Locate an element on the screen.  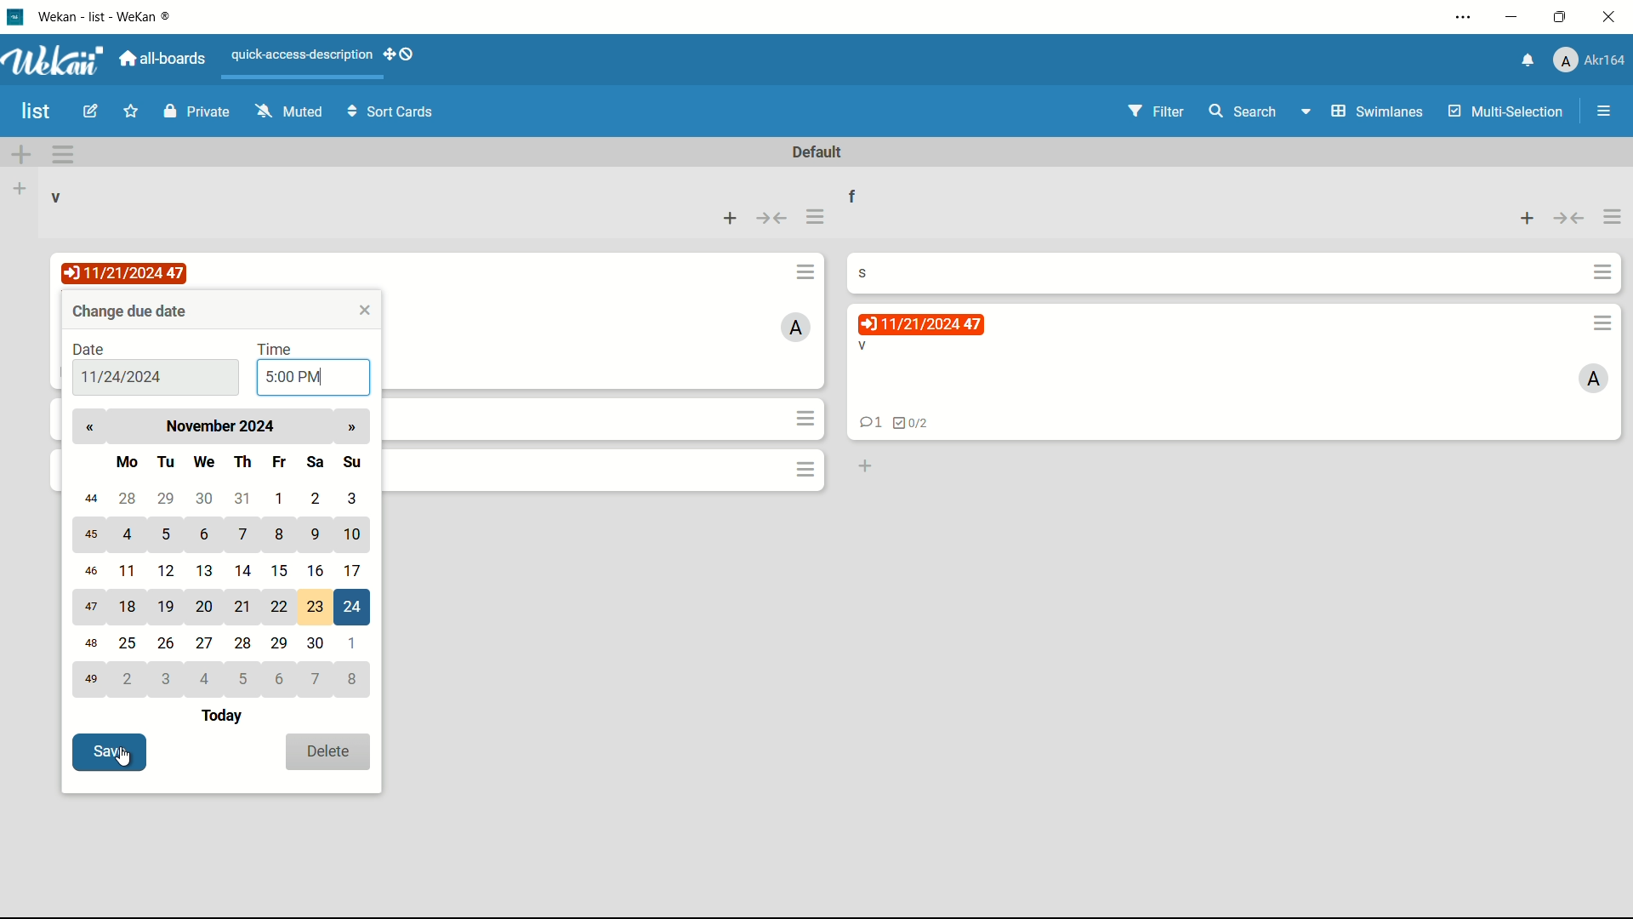
49 is located at coordinates (89, 680).